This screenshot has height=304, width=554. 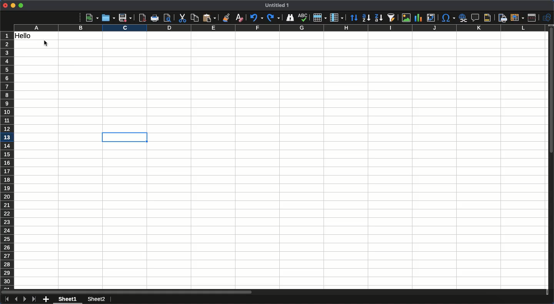 What do you see at coordinates (5, 5) in the screenshot?
I see `Close` at bounding box center [5, 5].